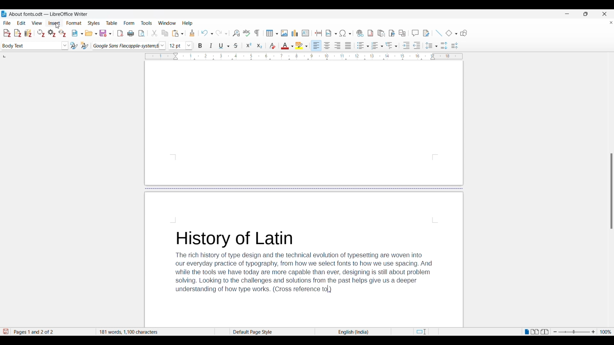 This screenshot has width=614, height=345. Describe the element at coordinates (154, 33) in the screenshot. I see `Cut` at that location.